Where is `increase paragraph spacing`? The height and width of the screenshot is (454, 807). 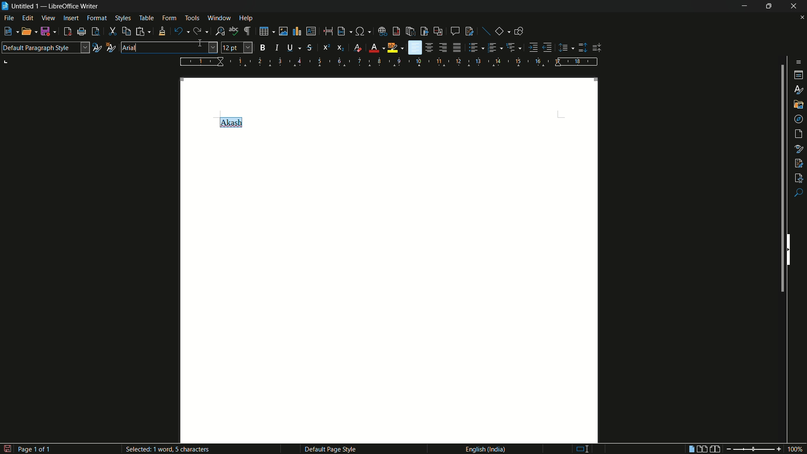
increase paragraph spacing is located at coordinates (583, 48).